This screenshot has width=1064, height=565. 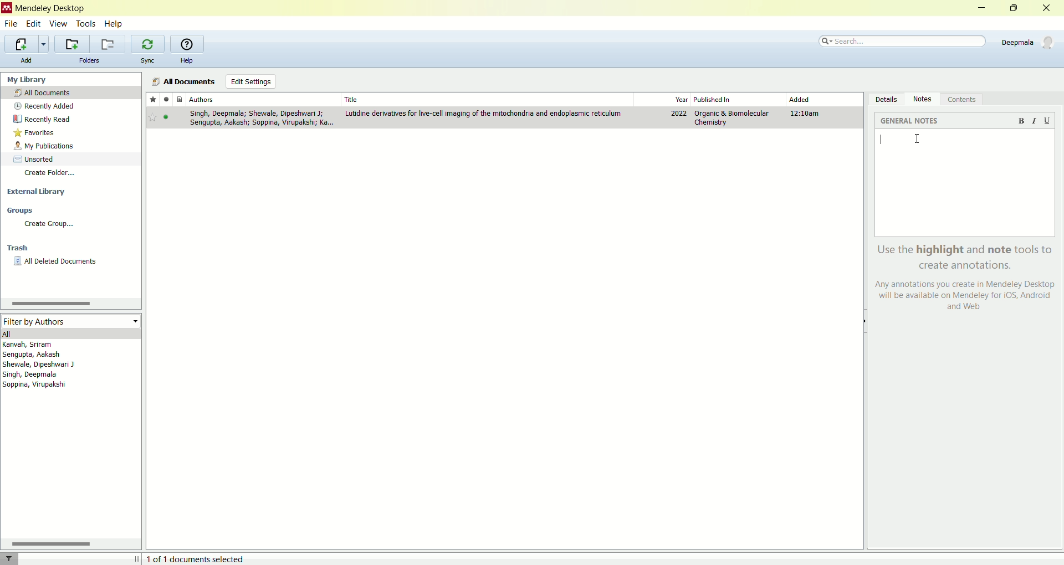 What do you see at coordinates (69, 119) in the screenshot?
I see `recently read` at bounding box center [69, 119].